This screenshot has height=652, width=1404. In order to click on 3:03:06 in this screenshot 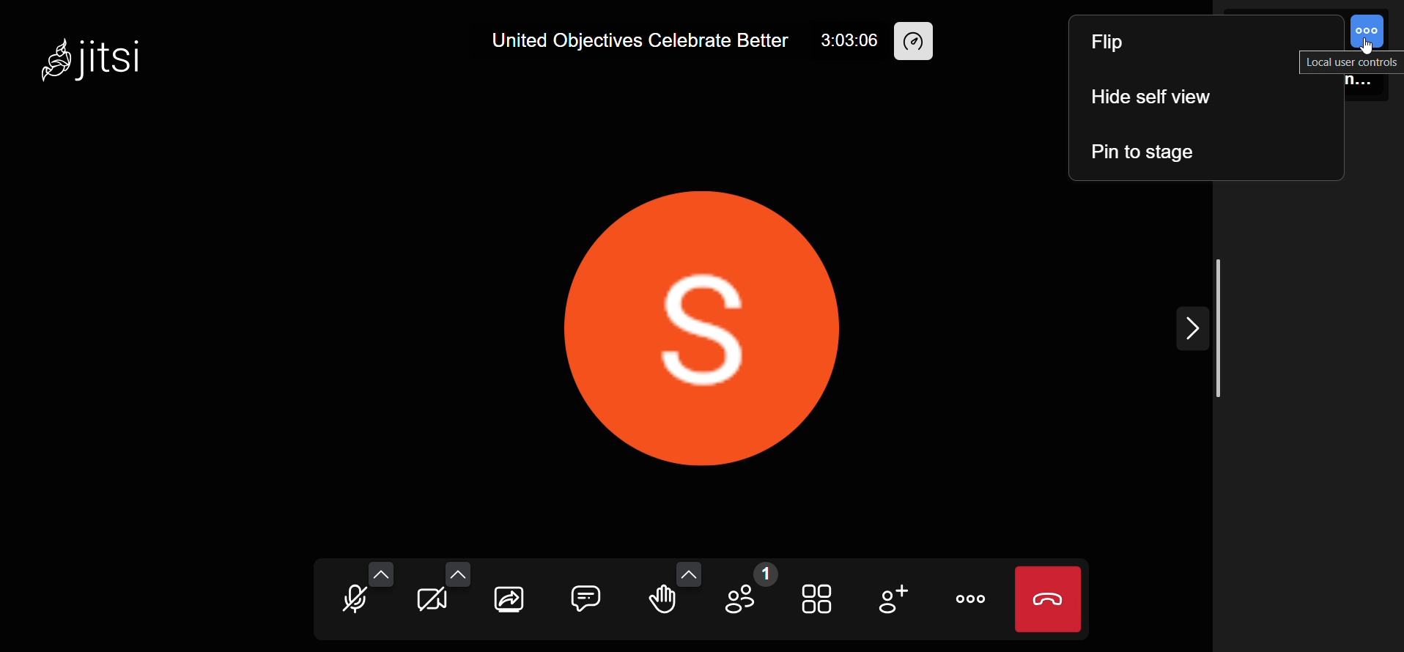, I will do `click(848, 39)`.